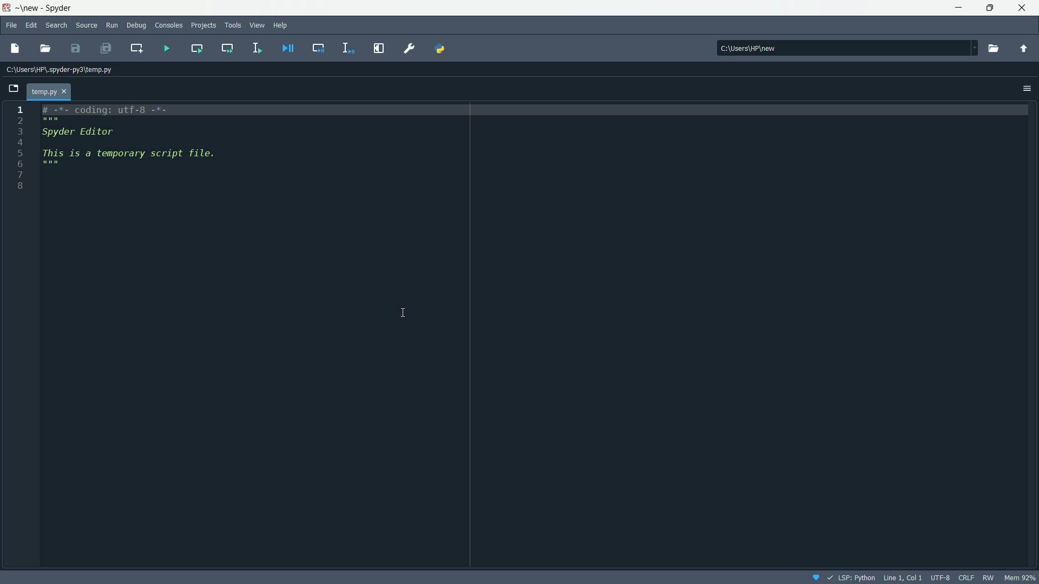 This screenshot has height=584, width=1039. I want to click on cursor, so click(403, 311).